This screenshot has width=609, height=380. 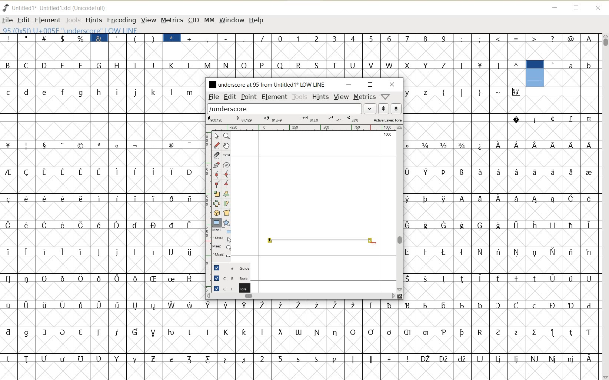 What do you see at coordinates (392, 84) in the screenshot?
I see `CLOSE` at bounding box center [392, 84].